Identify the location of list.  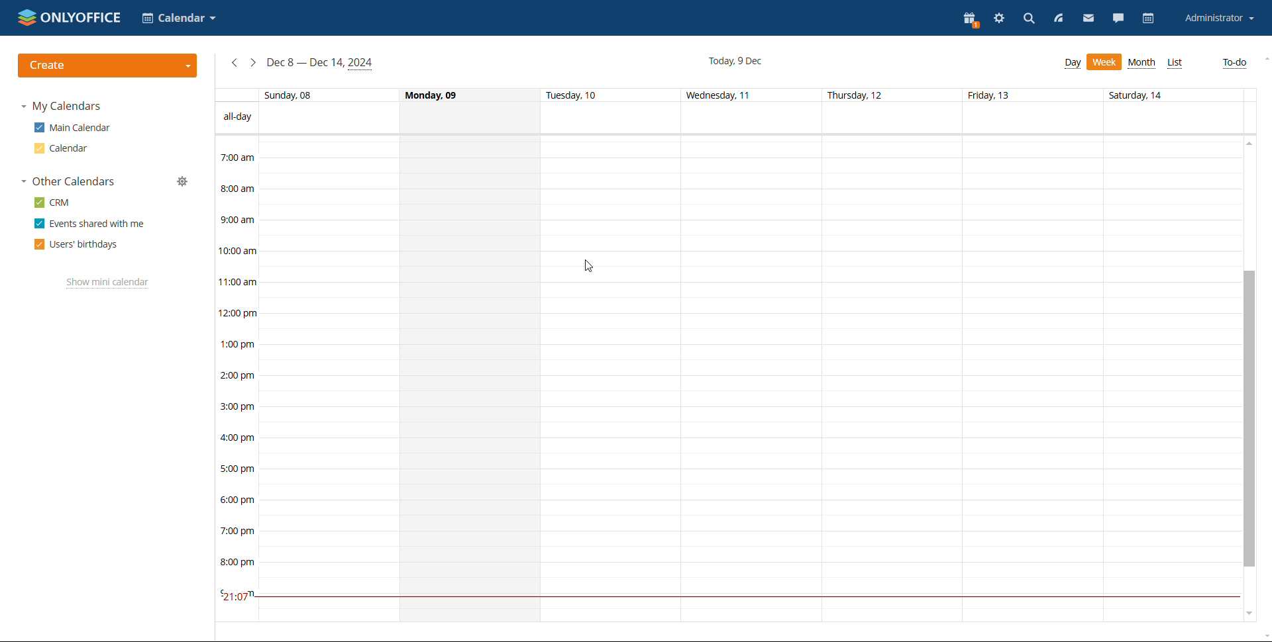
(1175, 63).